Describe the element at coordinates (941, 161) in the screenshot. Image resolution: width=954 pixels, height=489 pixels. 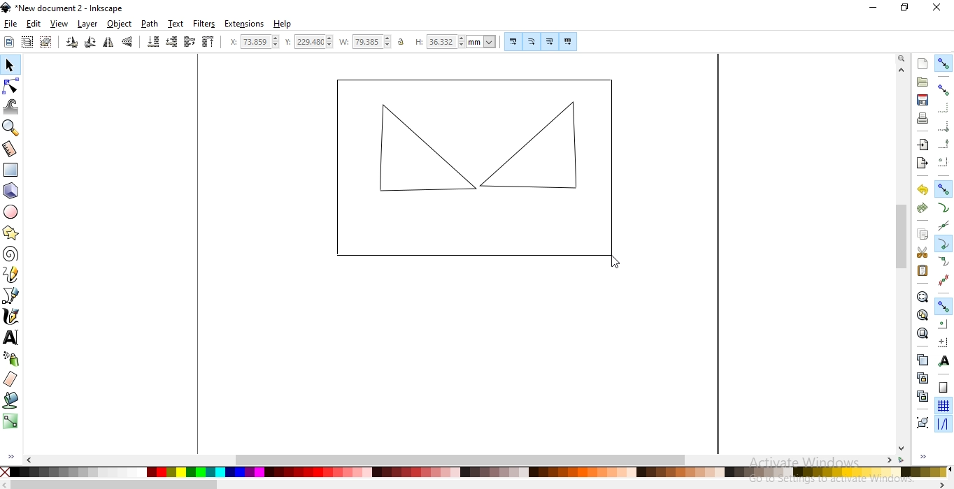
I see `snapping centers of bounding boxes` at that location.